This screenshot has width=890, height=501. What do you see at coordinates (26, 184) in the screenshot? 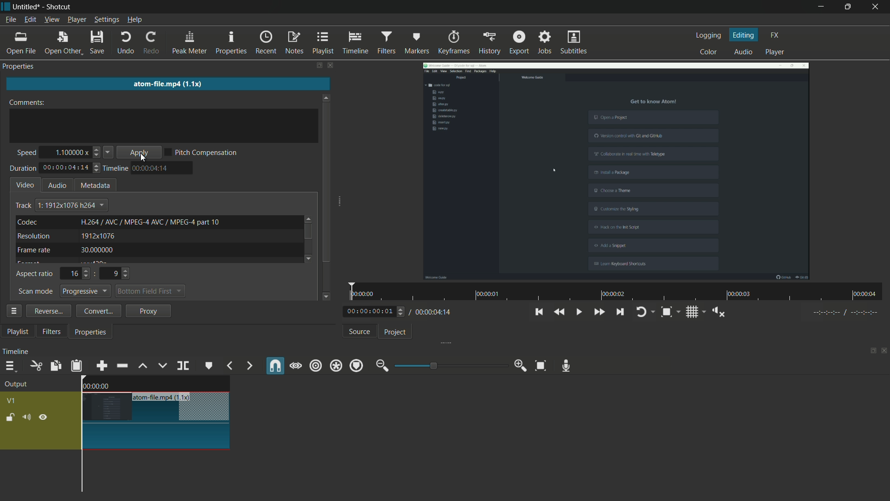
I see `video` at bounding box center [26, 184].